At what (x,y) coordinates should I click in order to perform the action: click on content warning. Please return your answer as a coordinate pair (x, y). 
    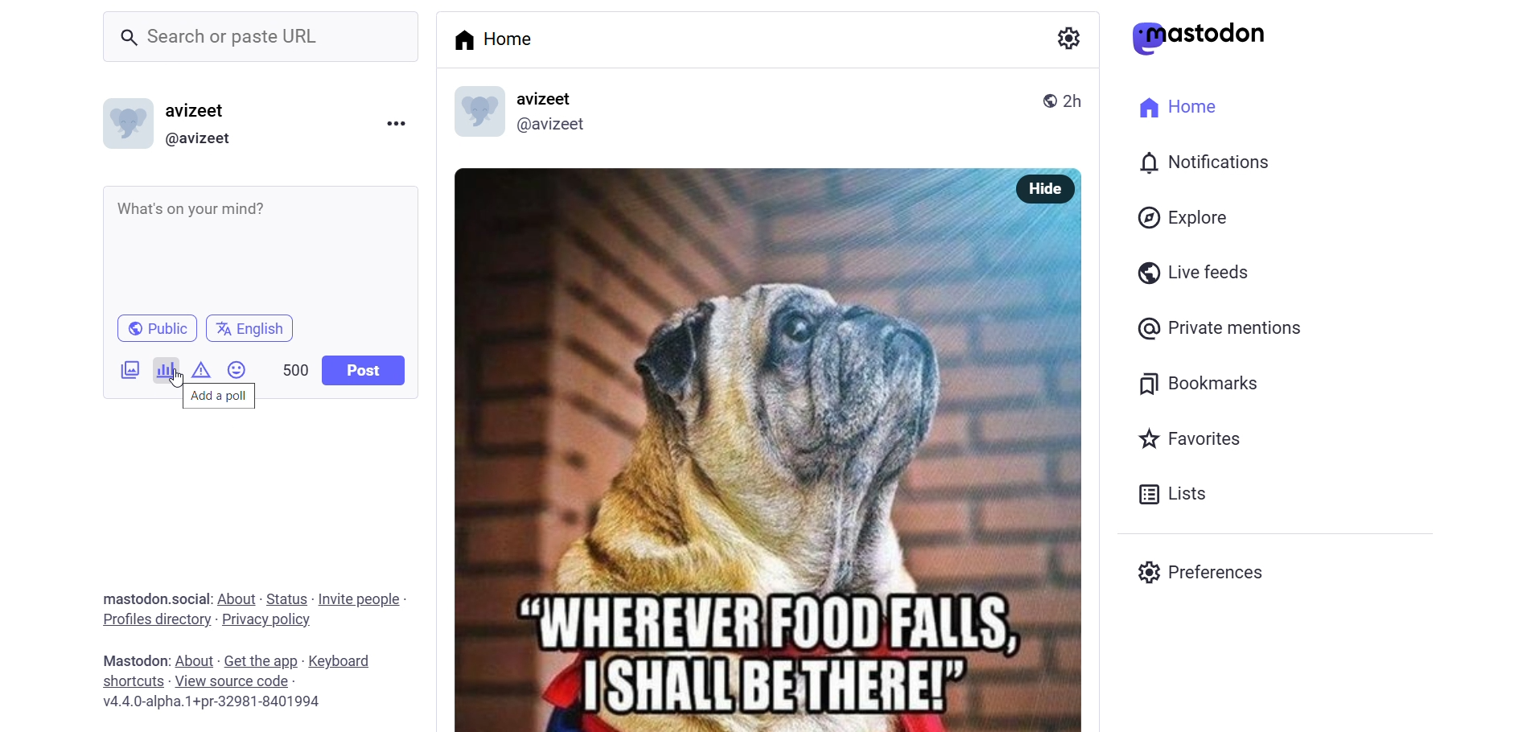
    Looking at the image, I should click on (200, 372).